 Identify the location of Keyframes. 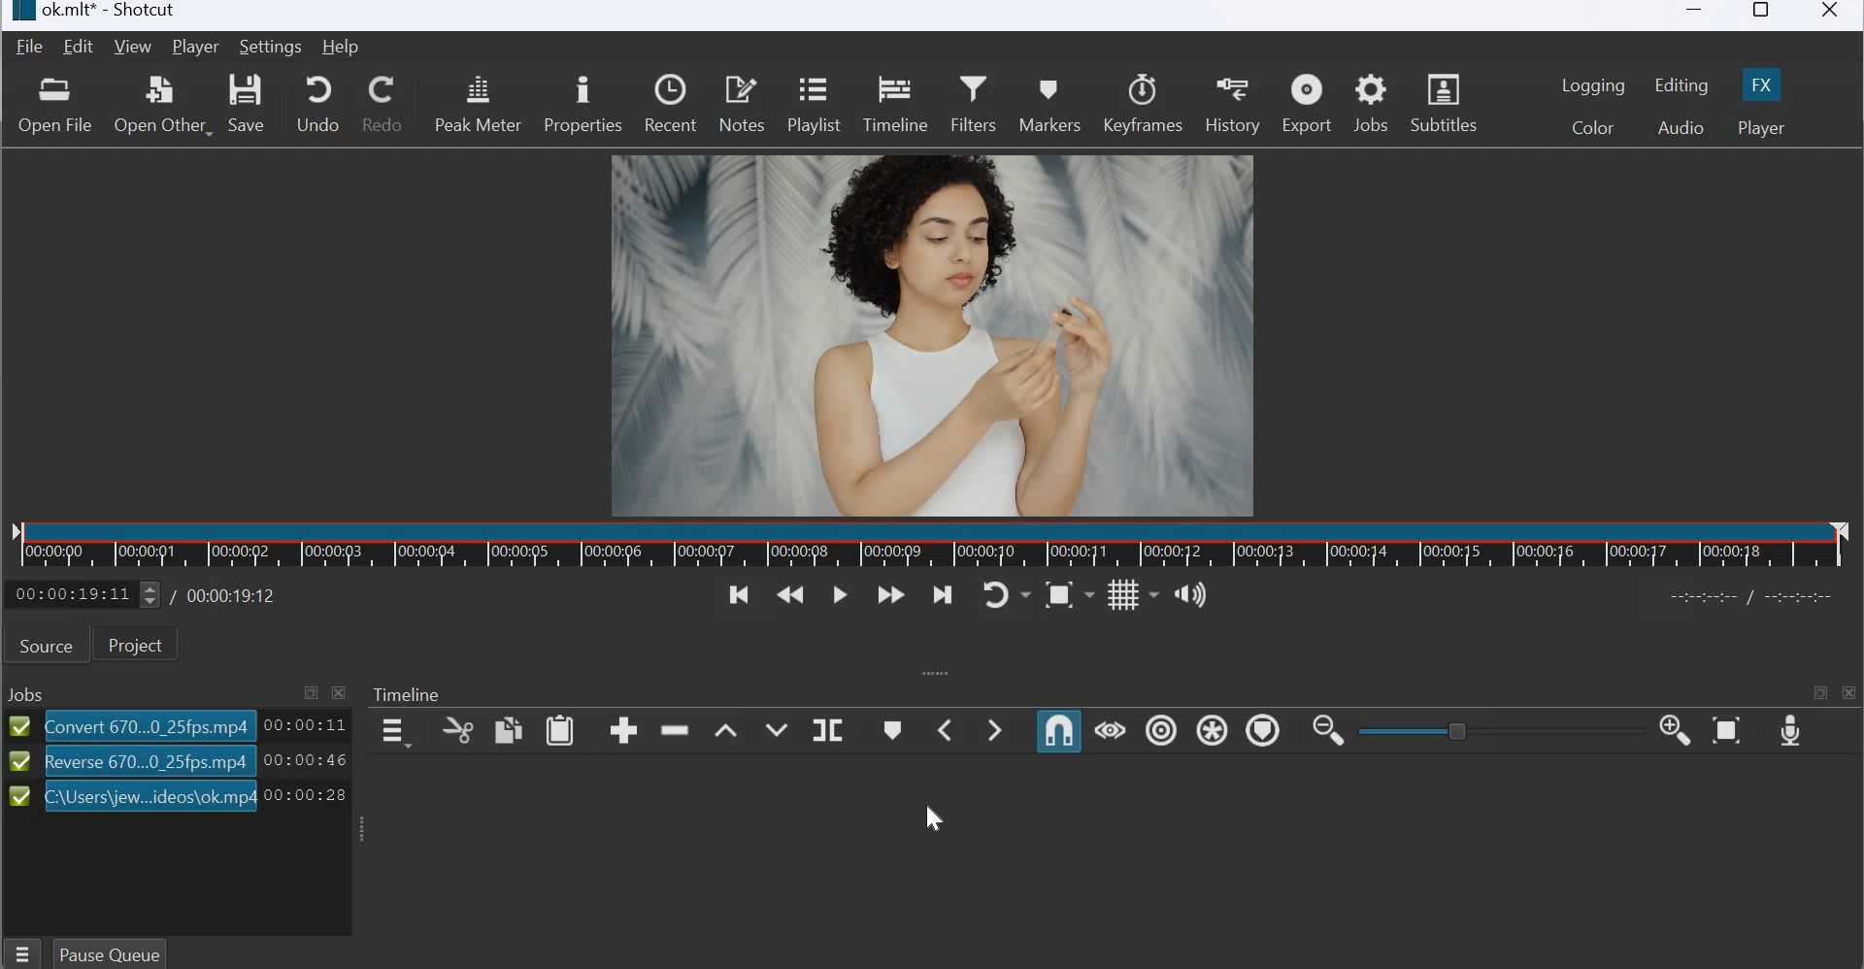
(1144, 102).